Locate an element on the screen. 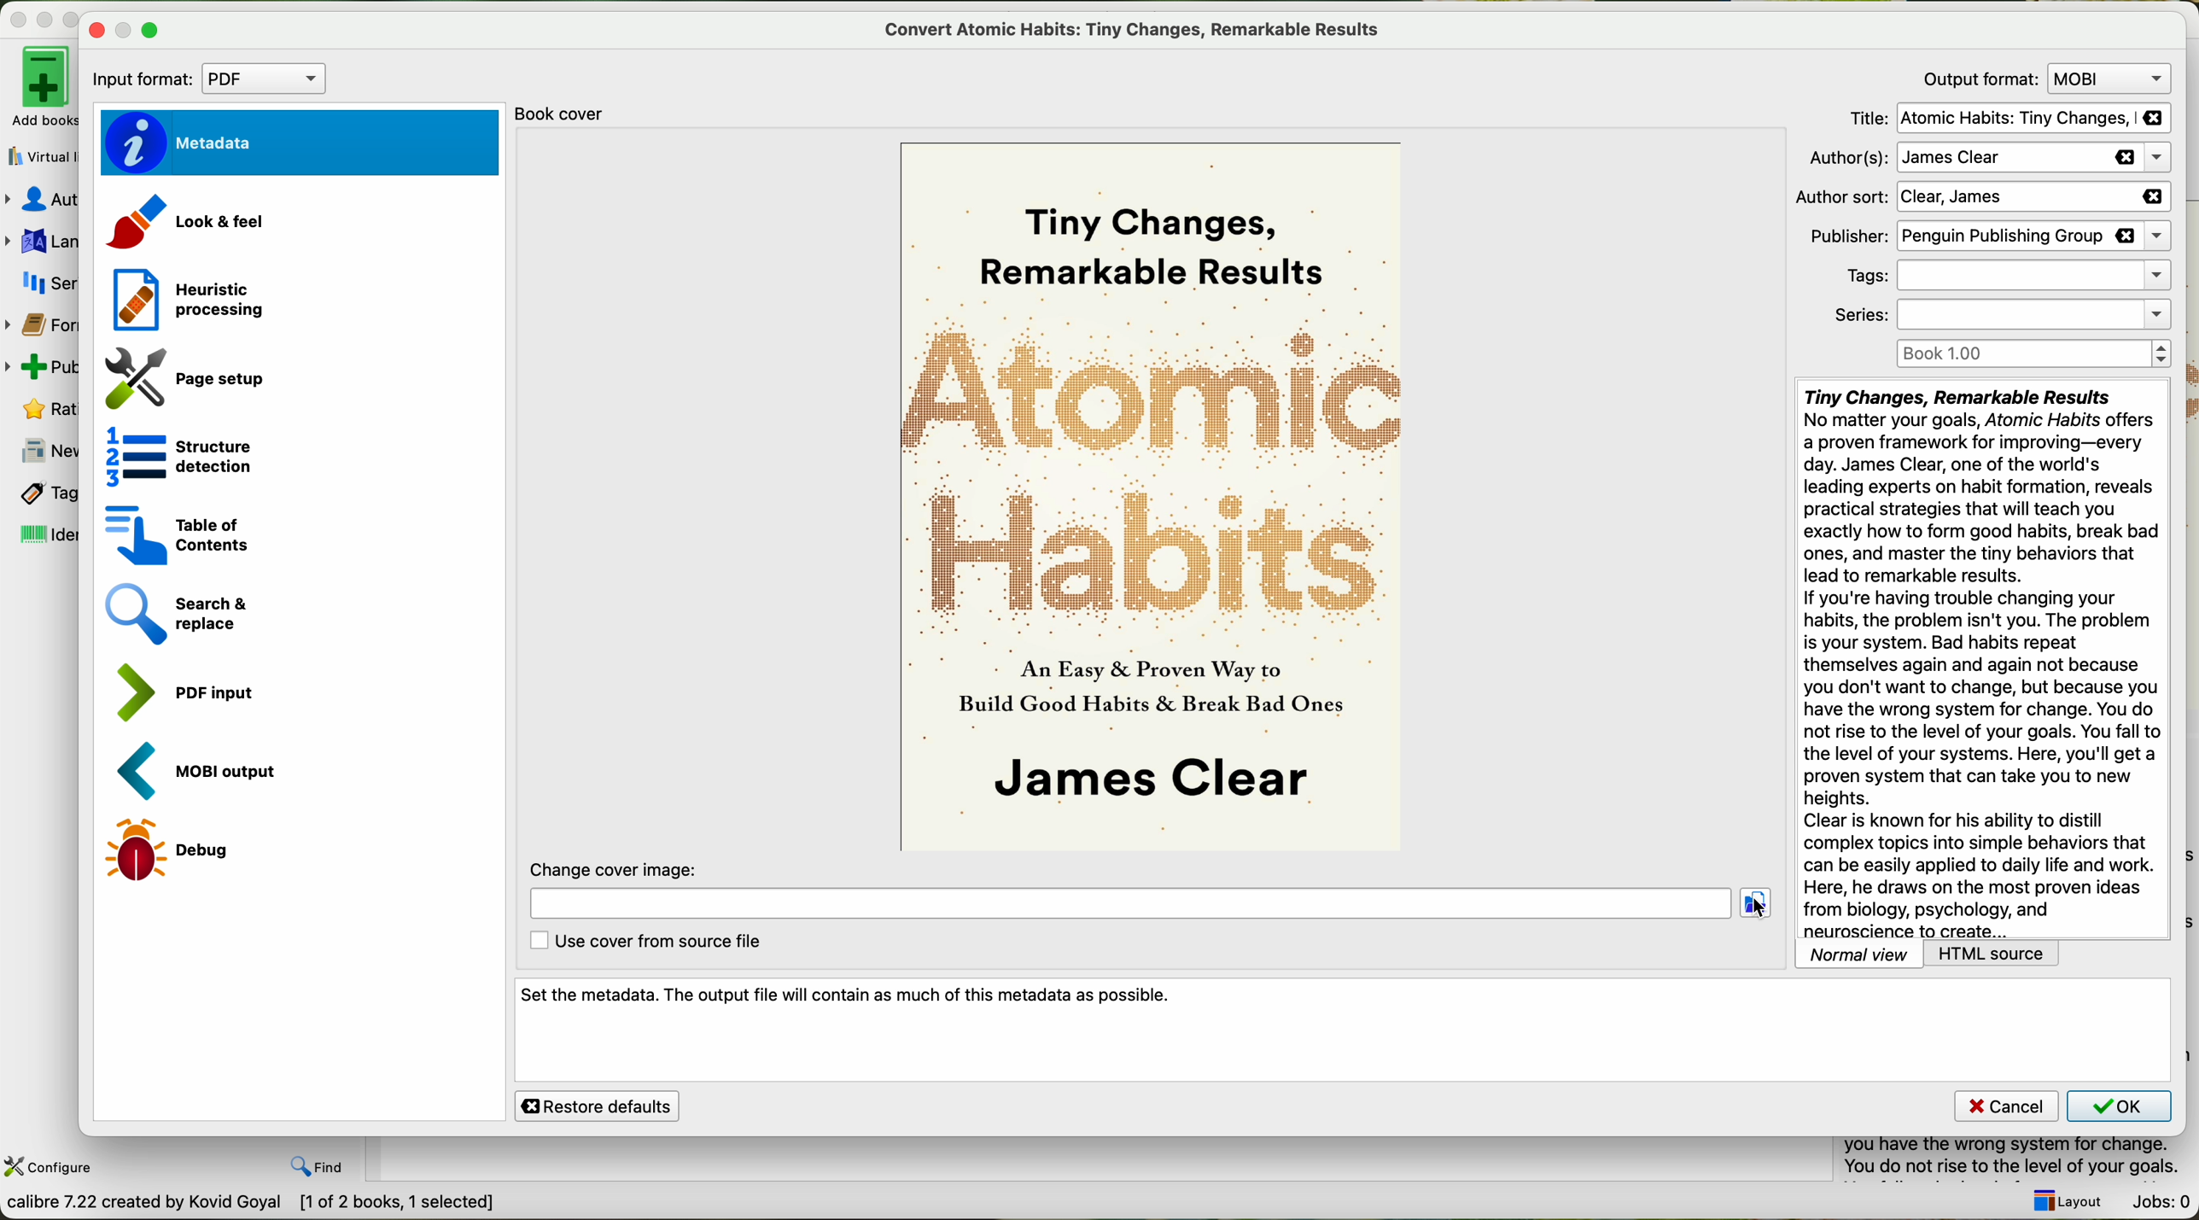 This screenshot has width=2199, height=1220. synopsis is located at coordinates (1980, 659).